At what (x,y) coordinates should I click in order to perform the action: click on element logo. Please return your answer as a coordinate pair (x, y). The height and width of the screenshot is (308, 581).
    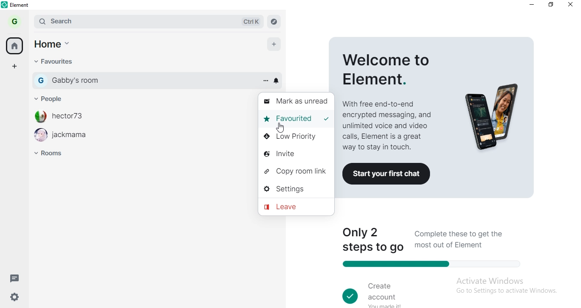
    Looking at the image, I should click on (5, 5).